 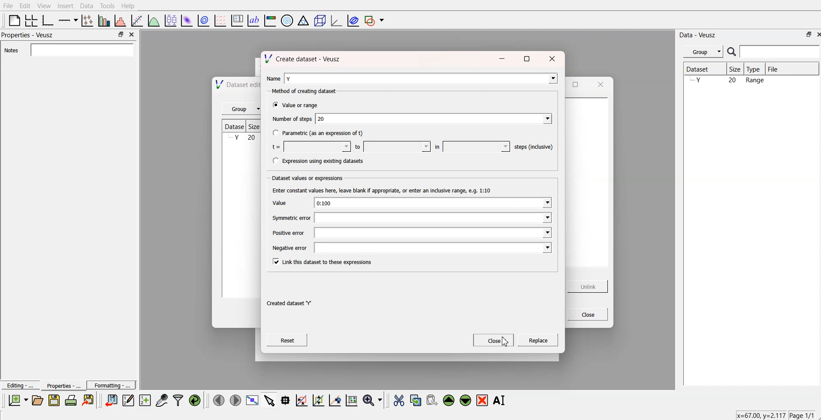 What do you see at coordinates (87, 6) in the screenshot?
I see `Data` at bounding box center [87, 6].